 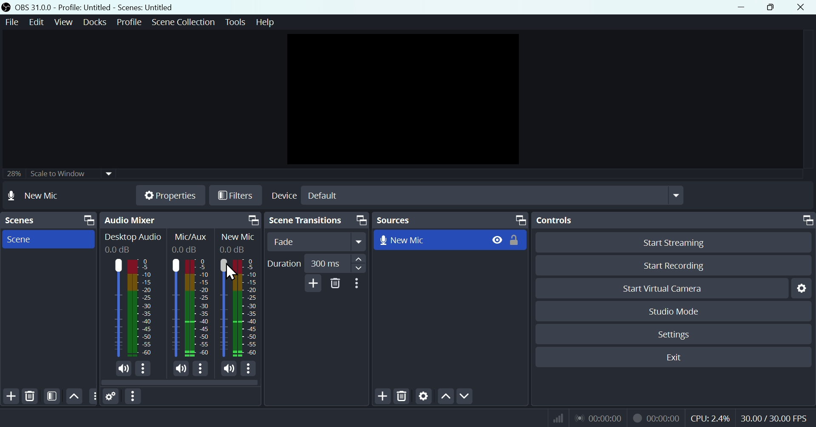 What do you see at coordinates (186, 250) in the screenshot?
I see `0.0dB` at bounding box center [186, 250].